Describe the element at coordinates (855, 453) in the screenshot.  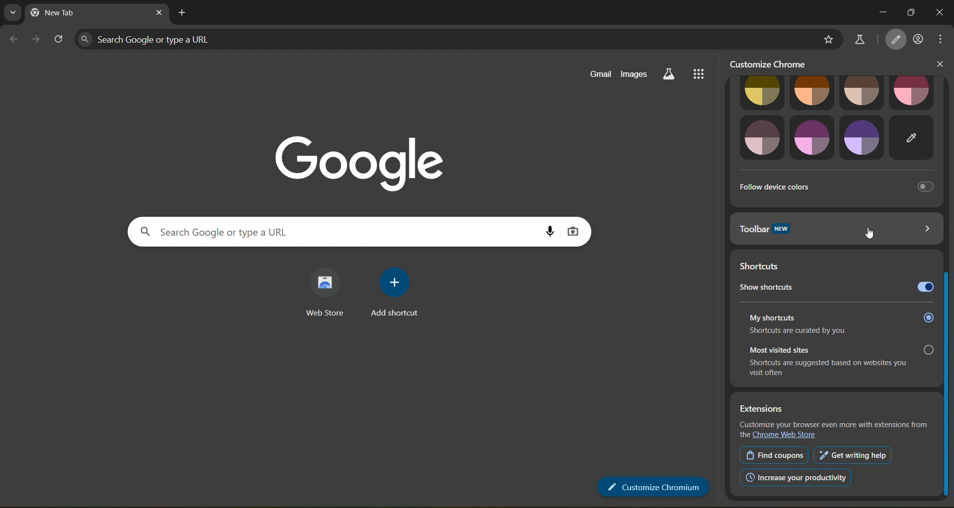
I see `get writing help` at that location.